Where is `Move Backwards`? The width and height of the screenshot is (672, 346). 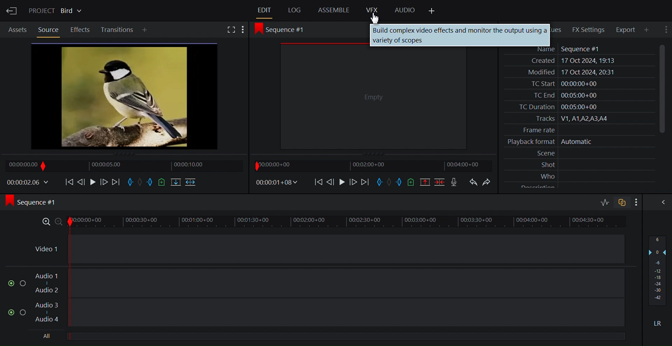 Move Backwards is located at coordinates (319, 182).